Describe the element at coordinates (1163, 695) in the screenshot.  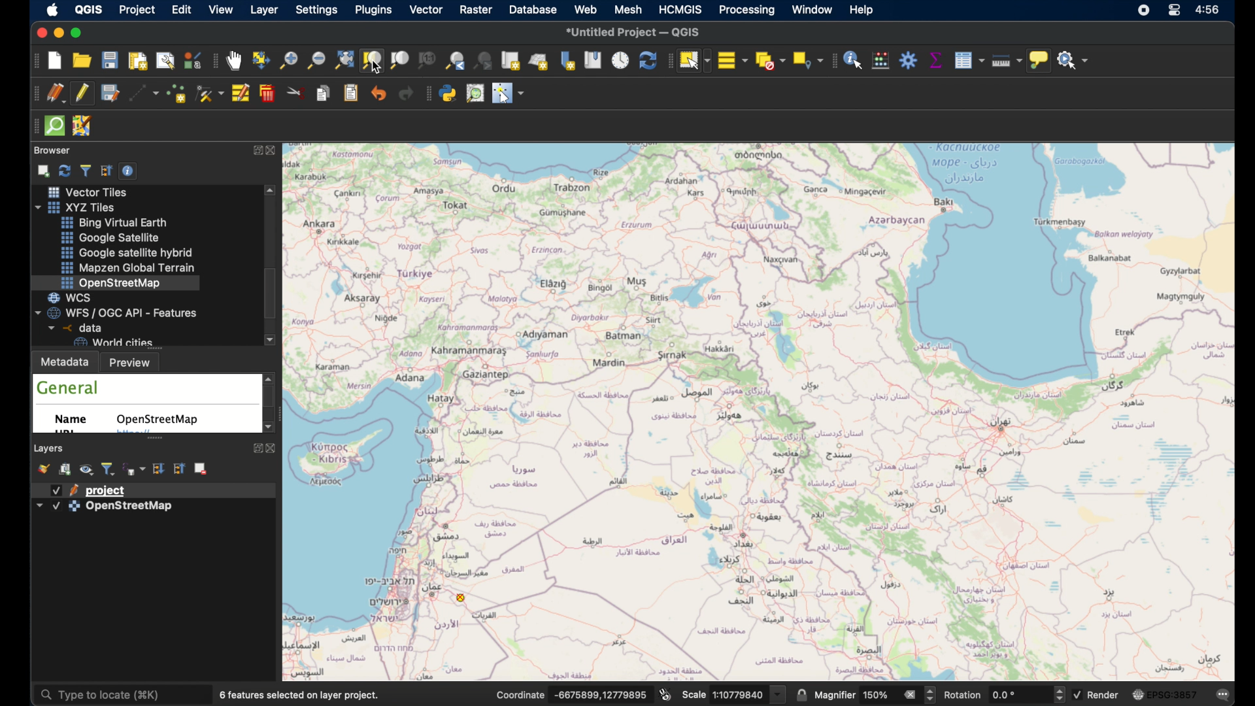
I see `current csr` at that location.